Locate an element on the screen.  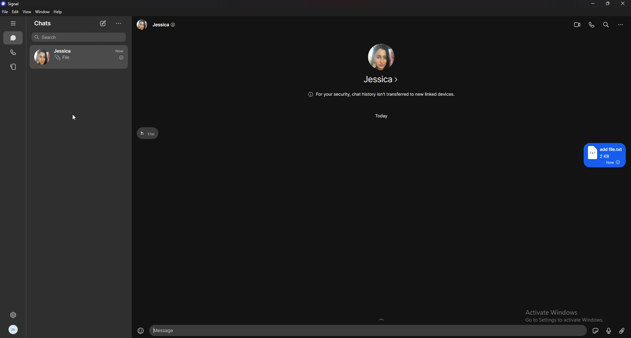
profile is located at coordinates (13, 330).